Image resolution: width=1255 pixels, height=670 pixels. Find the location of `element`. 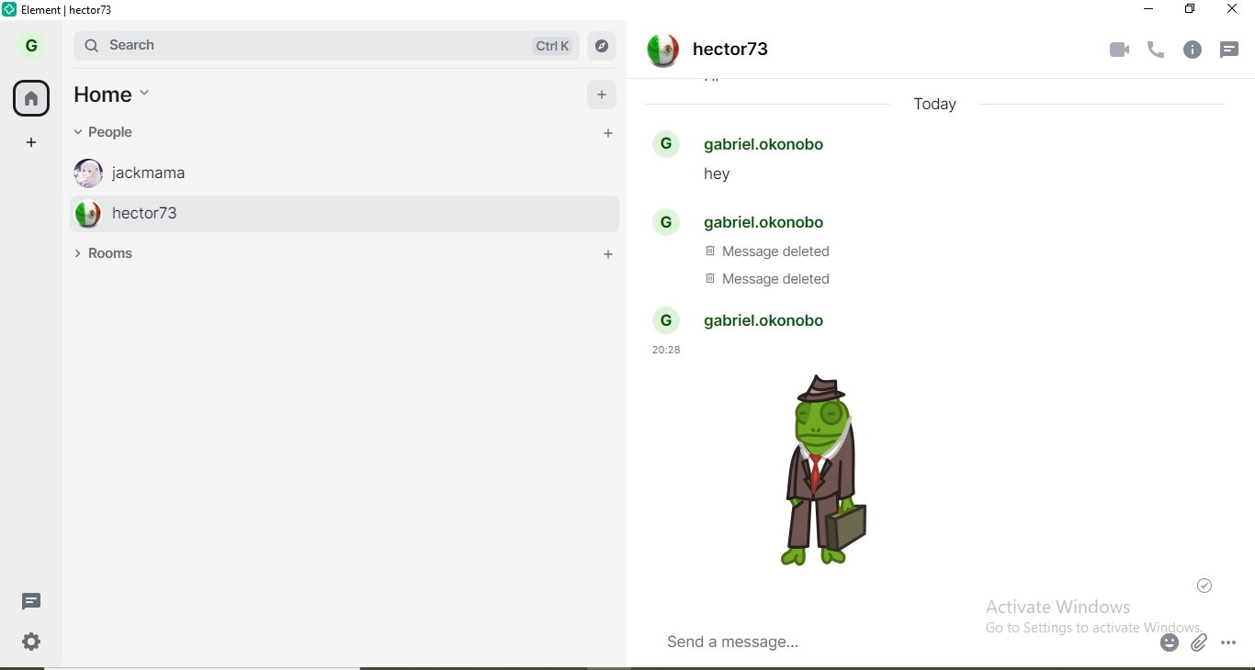

element is located at coordinates (68, 10).